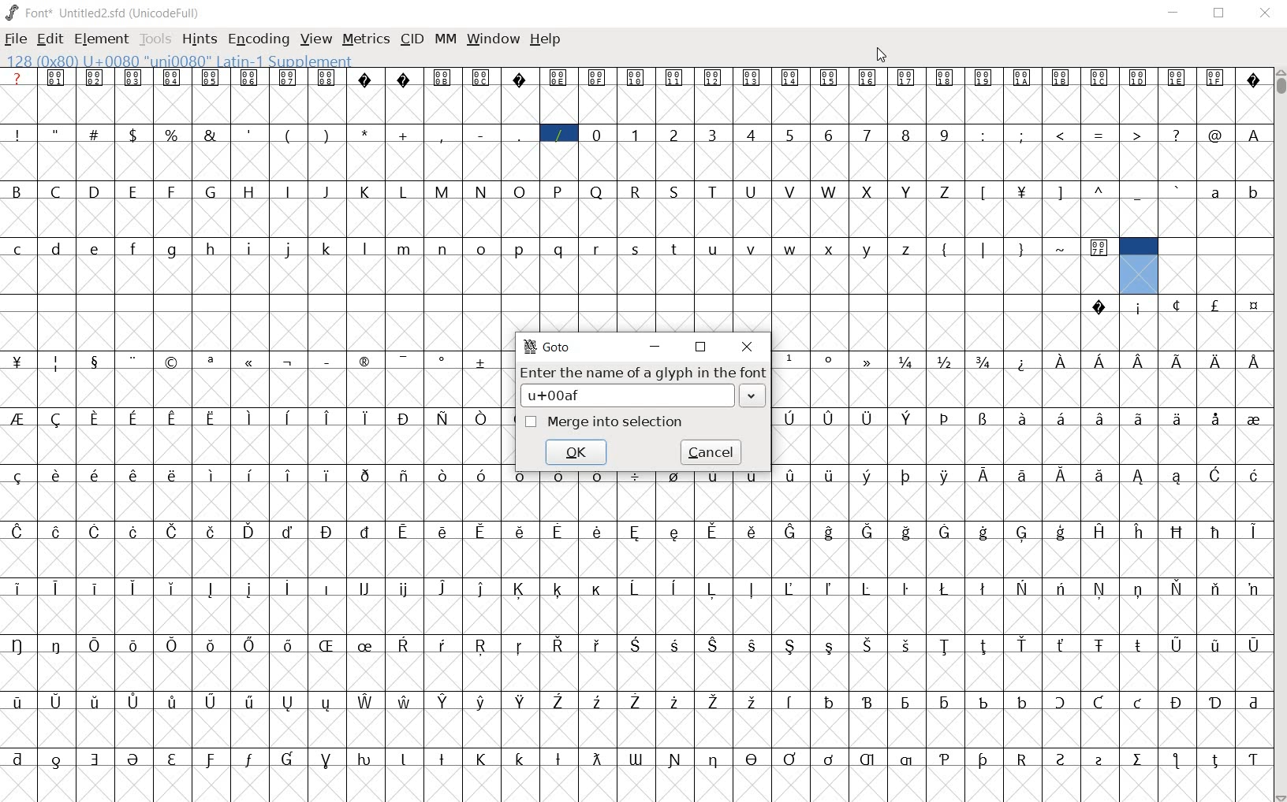  Describe the element at coordinates (1252, 588) in the screenshot. I see `Symbol` at that location.